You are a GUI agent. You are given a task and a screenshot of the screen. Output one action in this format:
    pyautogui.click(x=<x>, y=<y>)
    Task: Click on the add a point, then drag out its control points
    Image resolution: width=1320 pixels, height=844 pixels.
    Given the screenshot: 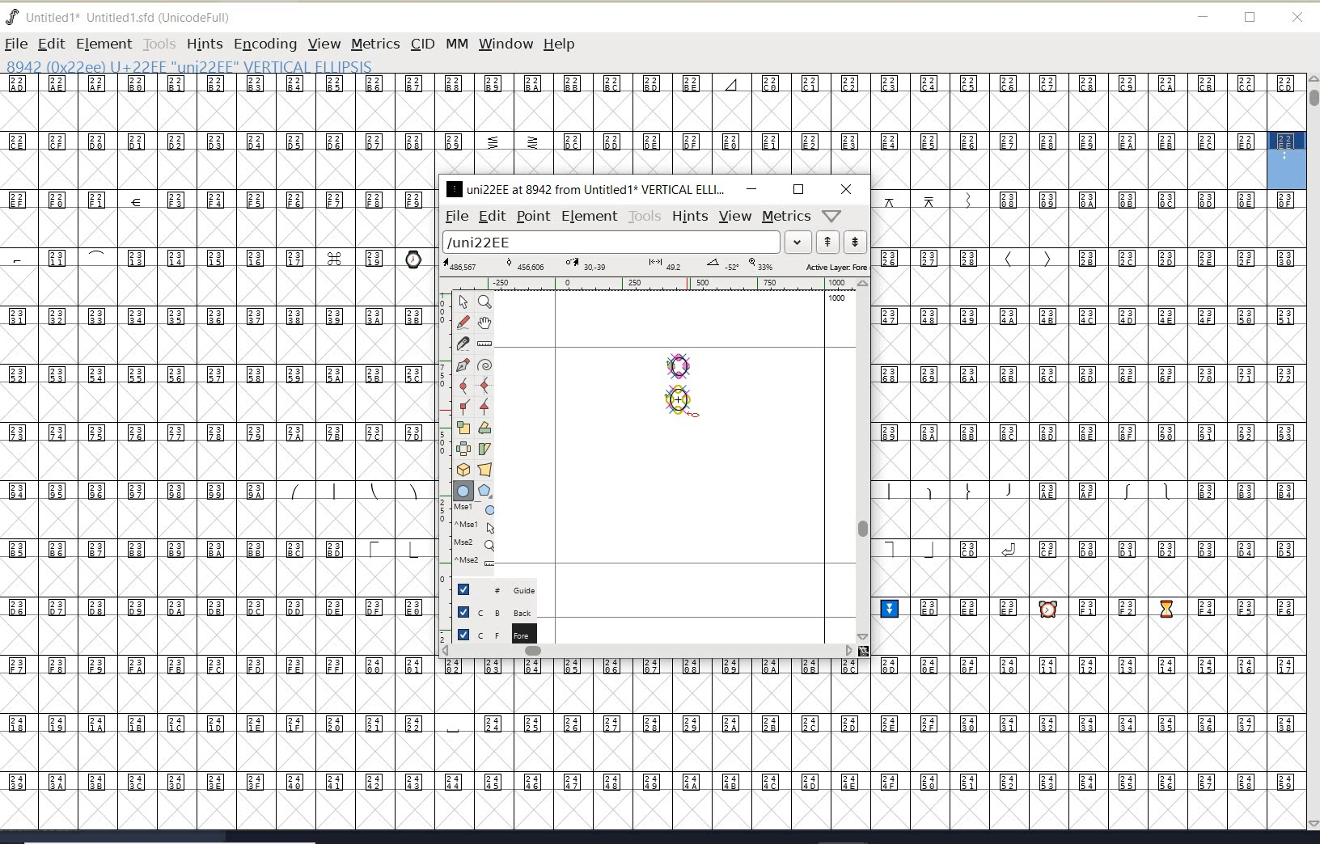 What is the action you would take?
    pyautogui.click(x=463, y=364)
    